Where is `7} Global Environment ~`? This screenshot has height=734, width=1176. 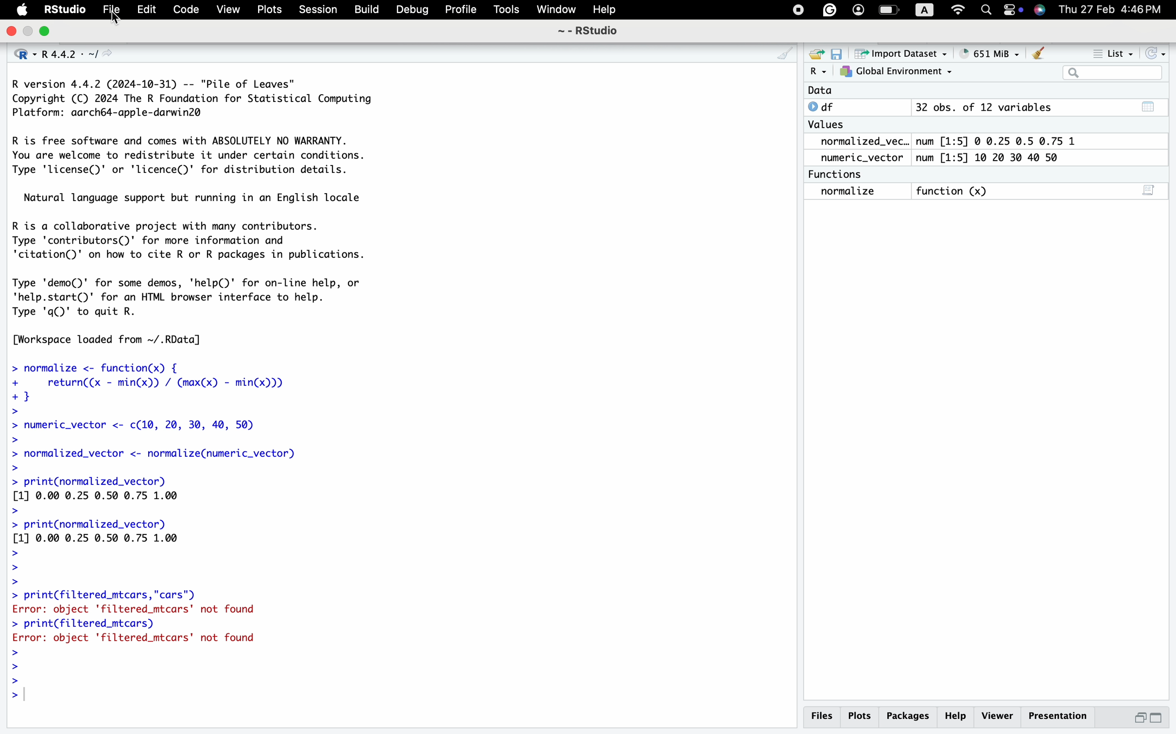
7} Global Environment ~ is located at coordinates (899, 71).